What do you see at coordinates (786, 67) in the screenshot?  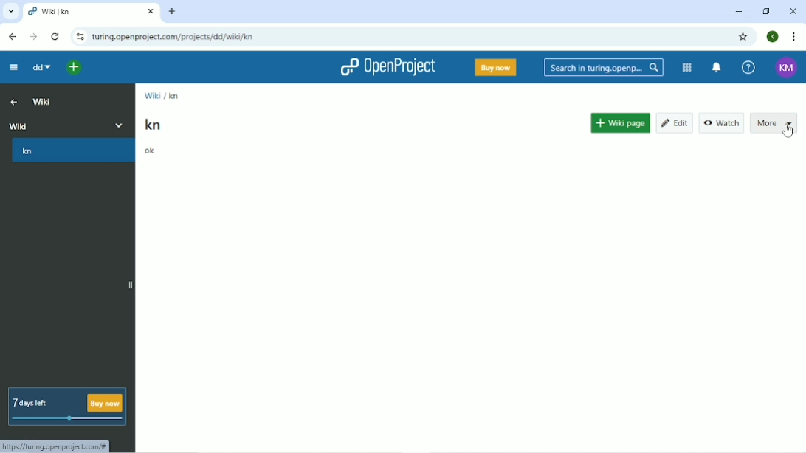 I see `Account` at bounding box center [786, 67].